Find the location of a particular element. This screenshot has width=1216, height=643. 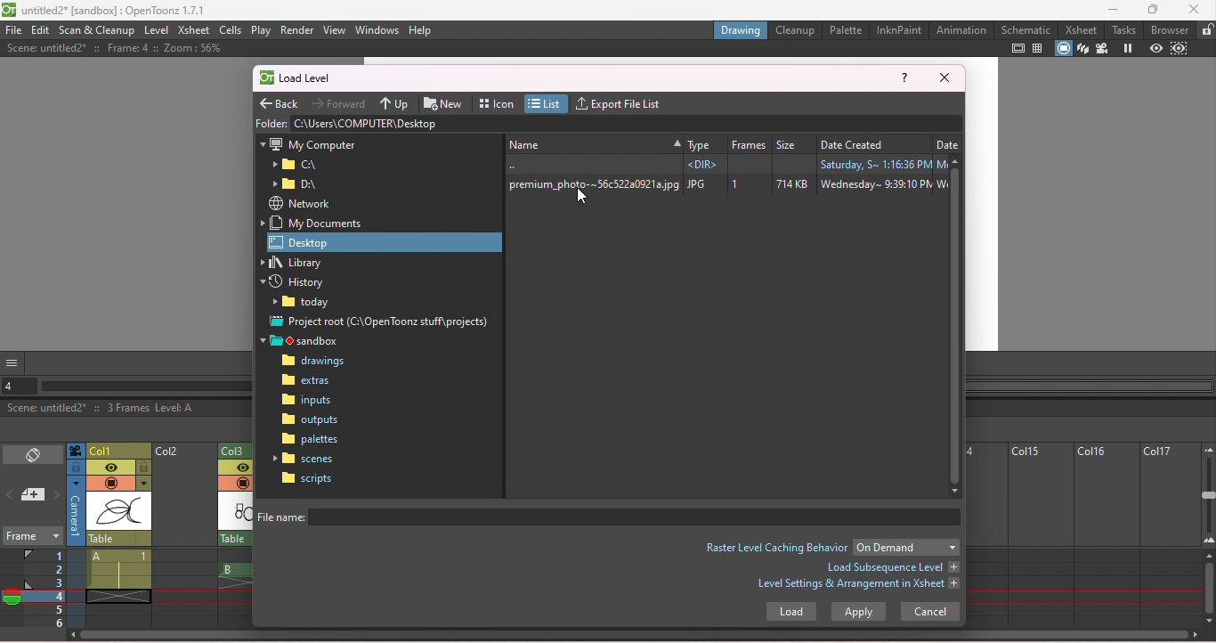

Folder is located at coordinates (271, 122).